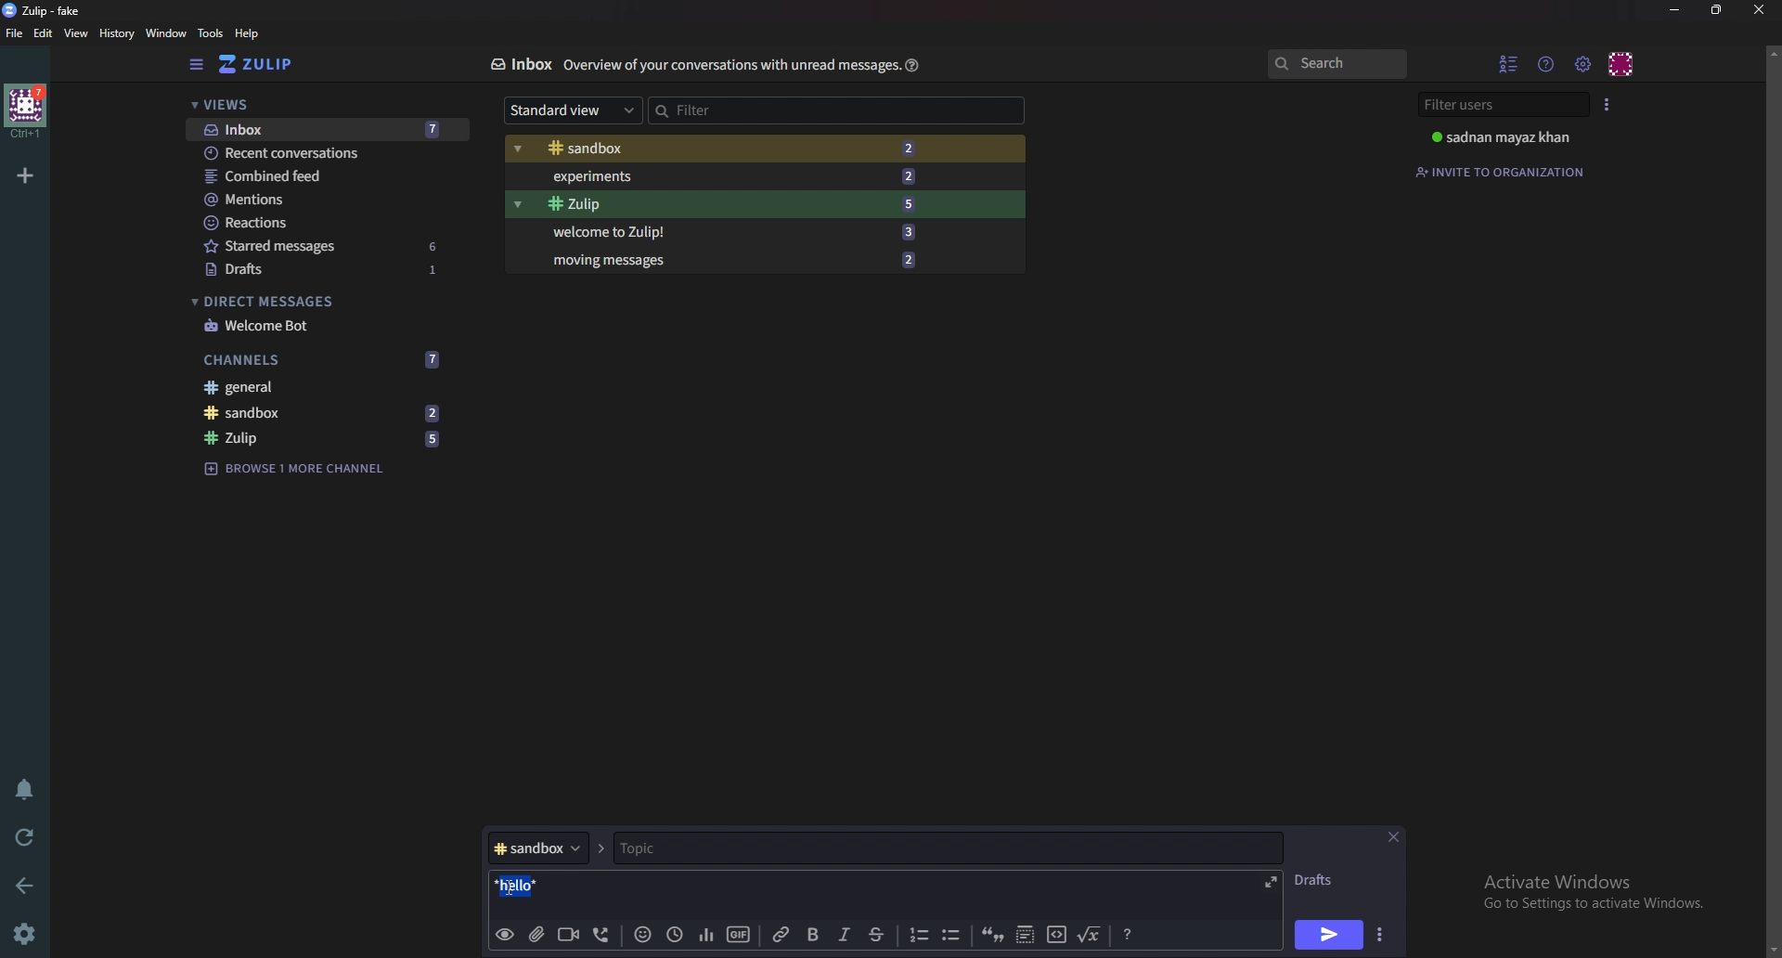  I want to click on Expand, so click(1274, 880).